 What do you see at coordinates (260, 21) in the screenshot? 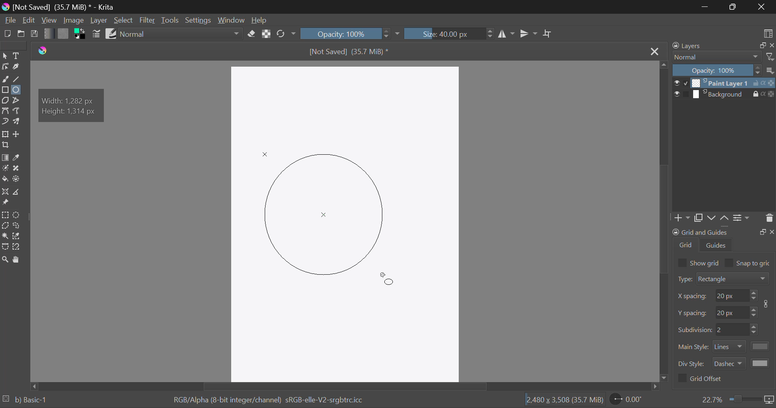
I see `Help` at bounding box center [260, 21].